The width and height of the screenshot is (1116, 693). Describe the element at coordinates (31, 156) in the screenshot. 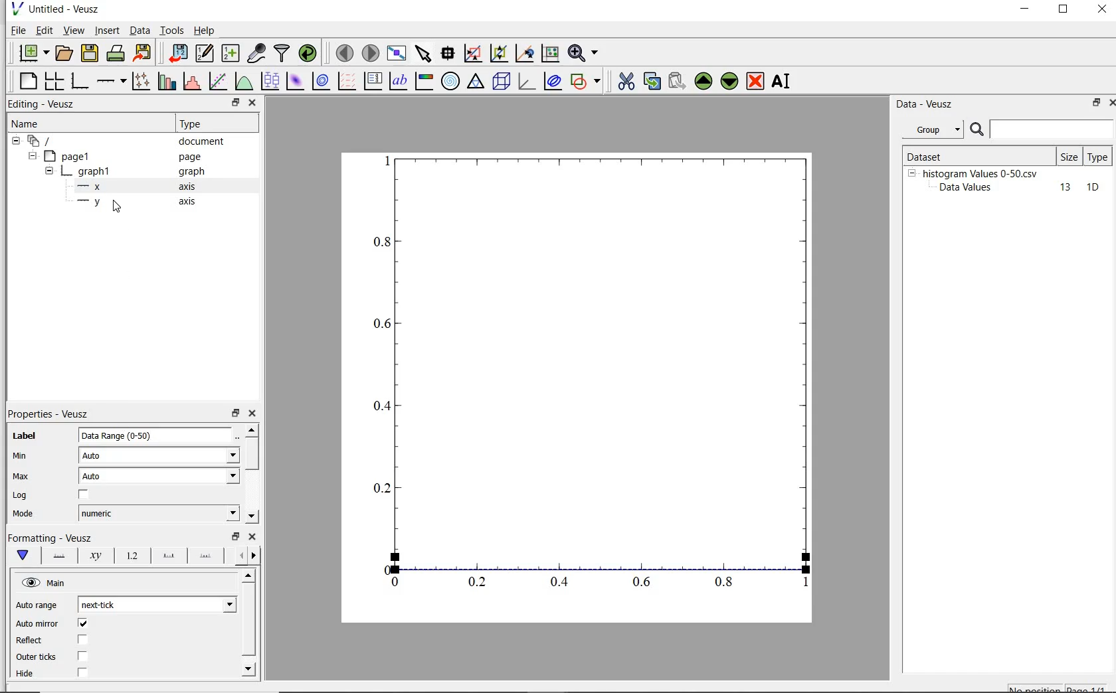

I see `hide` at that location.